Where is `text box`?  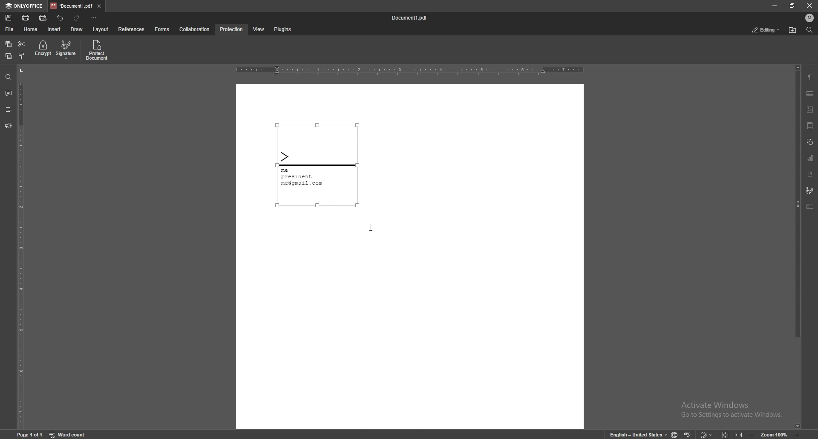
text box is located at coordinates (810, 207).